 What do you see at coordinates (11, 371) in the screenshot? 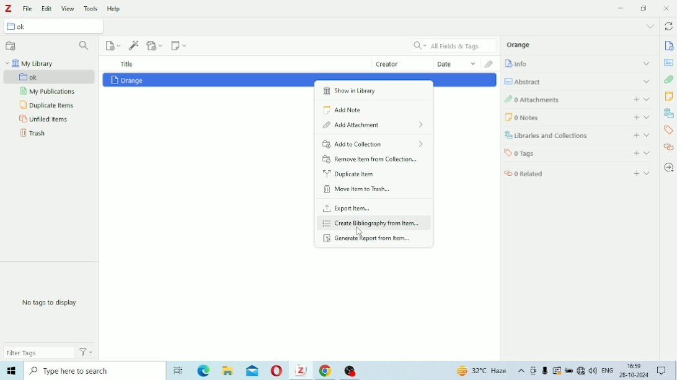
I see `Microsoft Edge` at bounding box center [11, 371].